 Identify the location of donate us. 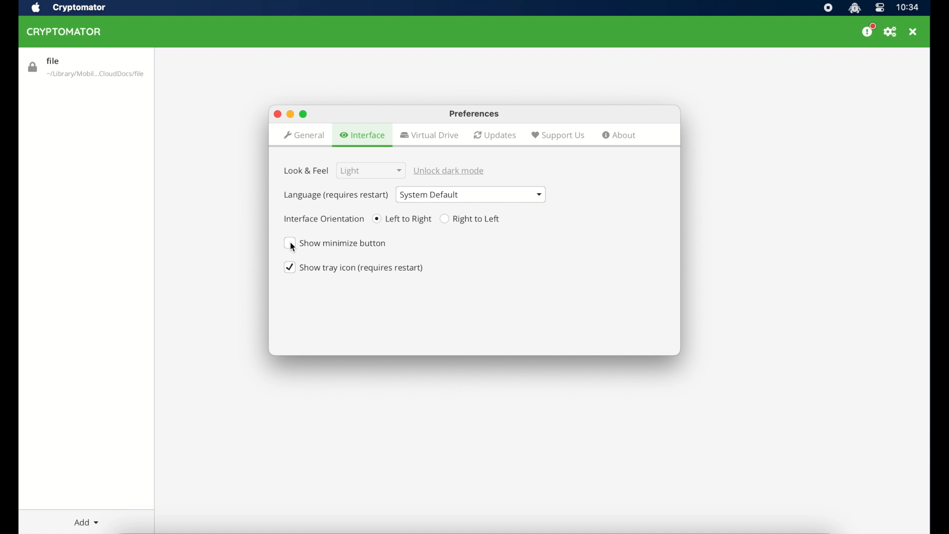
(868, 31).